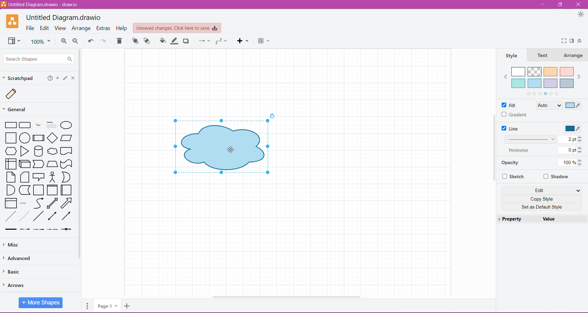 This screenshot has height=313, width=588. Describe the element at coordinates (105, 41) in the screenshot. I see `Redo` at that location.